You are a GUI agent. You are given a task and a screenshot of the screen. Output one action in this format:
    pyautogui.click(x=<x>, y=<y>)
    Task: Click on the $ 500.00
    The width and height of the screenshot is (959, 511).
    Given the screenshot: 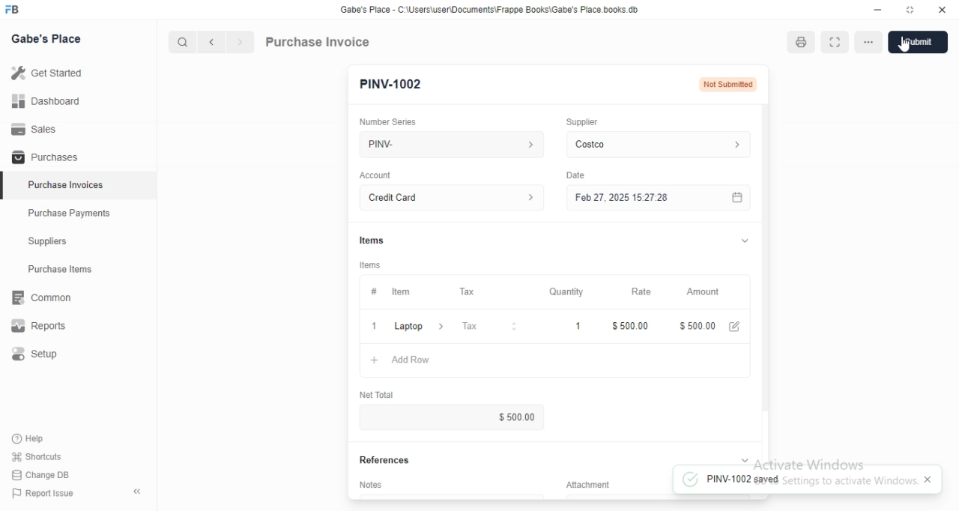 What is the action you would take?
    pyautogui.click(x=630, y=326)
    